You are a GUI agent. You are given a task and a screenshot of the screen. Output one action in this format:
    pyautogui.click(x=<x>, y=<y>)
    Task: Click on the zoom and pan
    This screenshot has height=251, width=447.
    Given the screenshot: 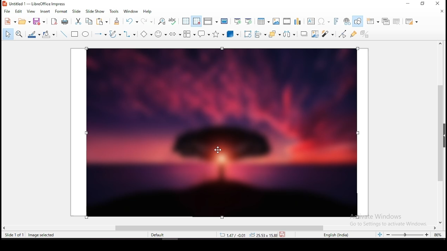 What is the action you would take?
    pyautogui.click(x=21, y=35)
    